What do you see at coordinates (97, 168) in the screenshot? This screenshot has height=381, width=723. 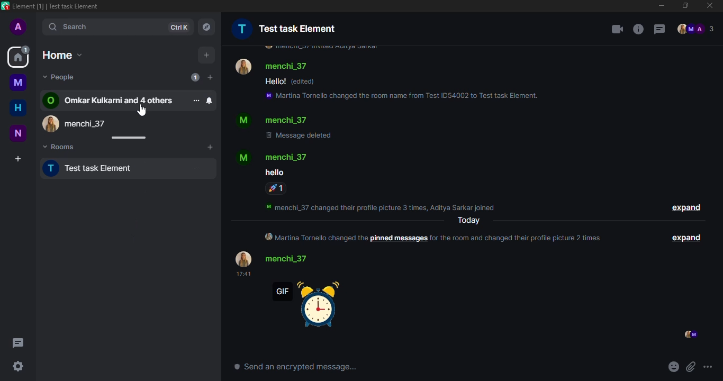 I see `test task element` at bounding box center [97, 168].